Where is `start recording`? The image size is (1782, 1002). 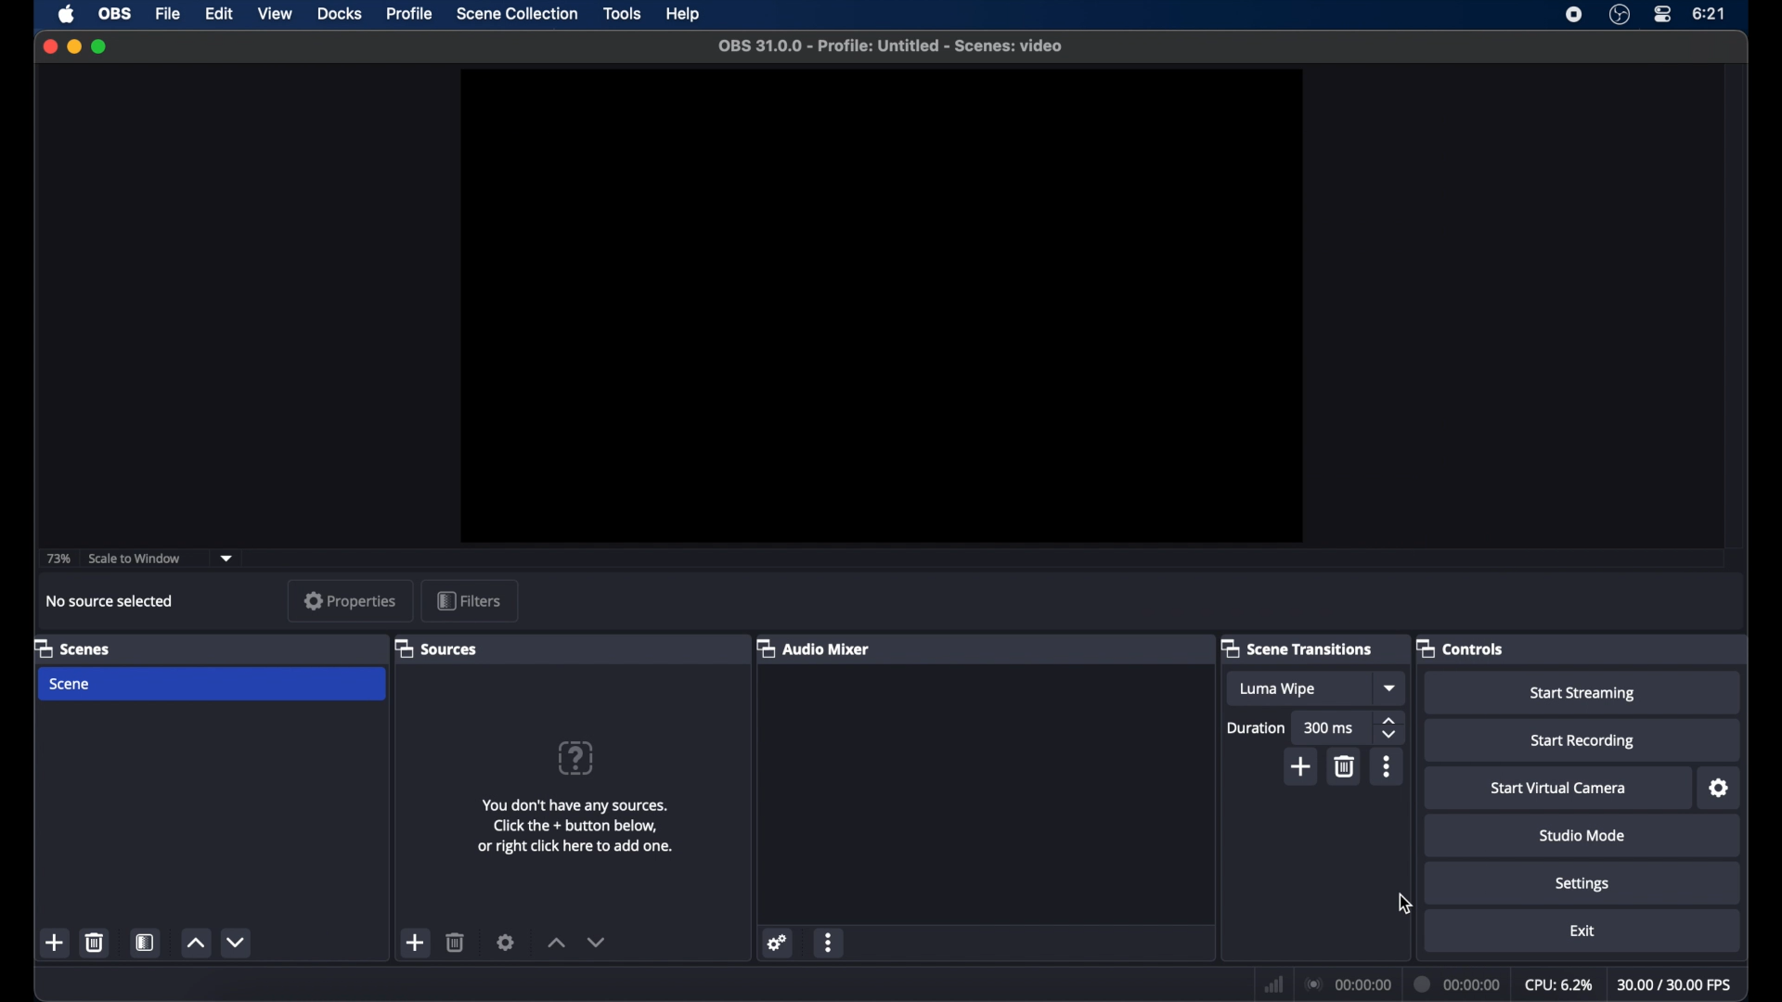
start recording is located at coordinates (1582, 741).